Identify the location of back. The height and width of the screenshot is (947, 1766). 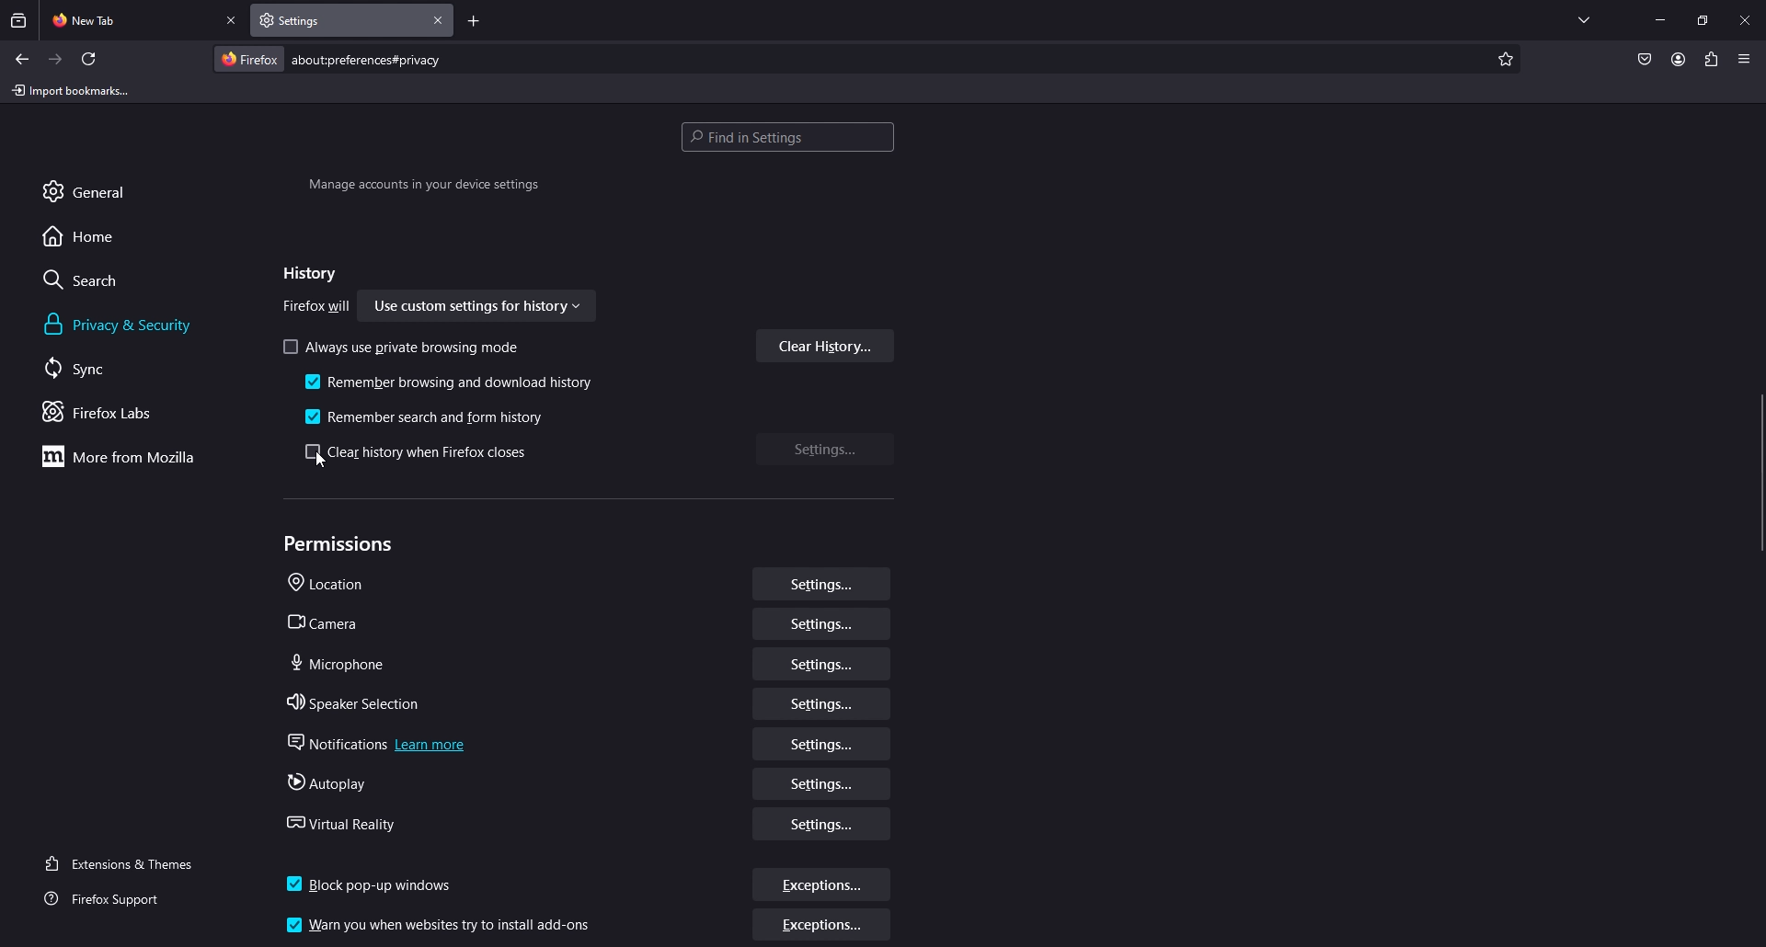
(21, 59).